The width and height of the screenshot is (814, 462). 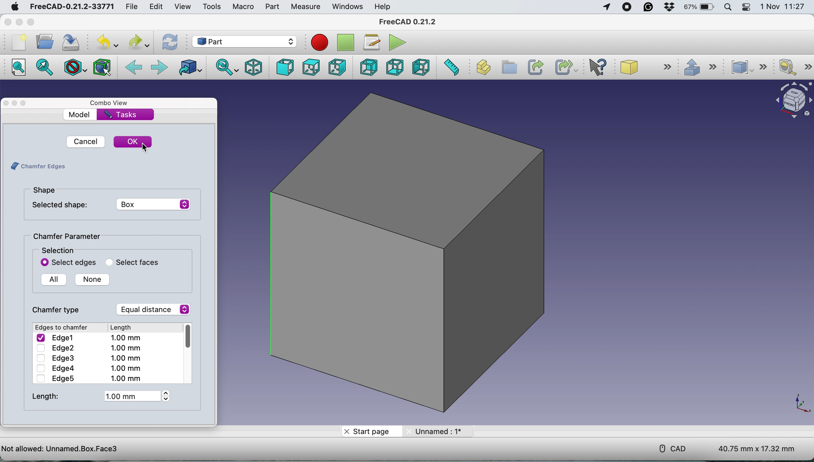 I want to click on select faces, so click(x=135, y=262).